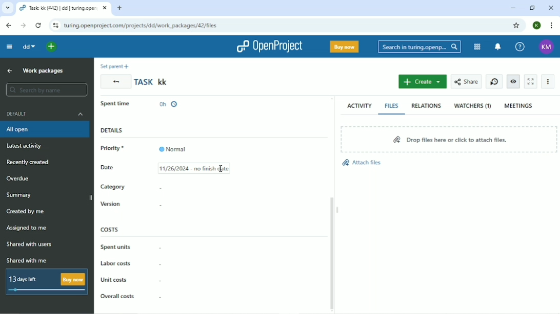  What do you see at coordinates (418, 48) in the screenshot?
I see `Search in turing.openprojects.com` at bounding box center [418, 48].